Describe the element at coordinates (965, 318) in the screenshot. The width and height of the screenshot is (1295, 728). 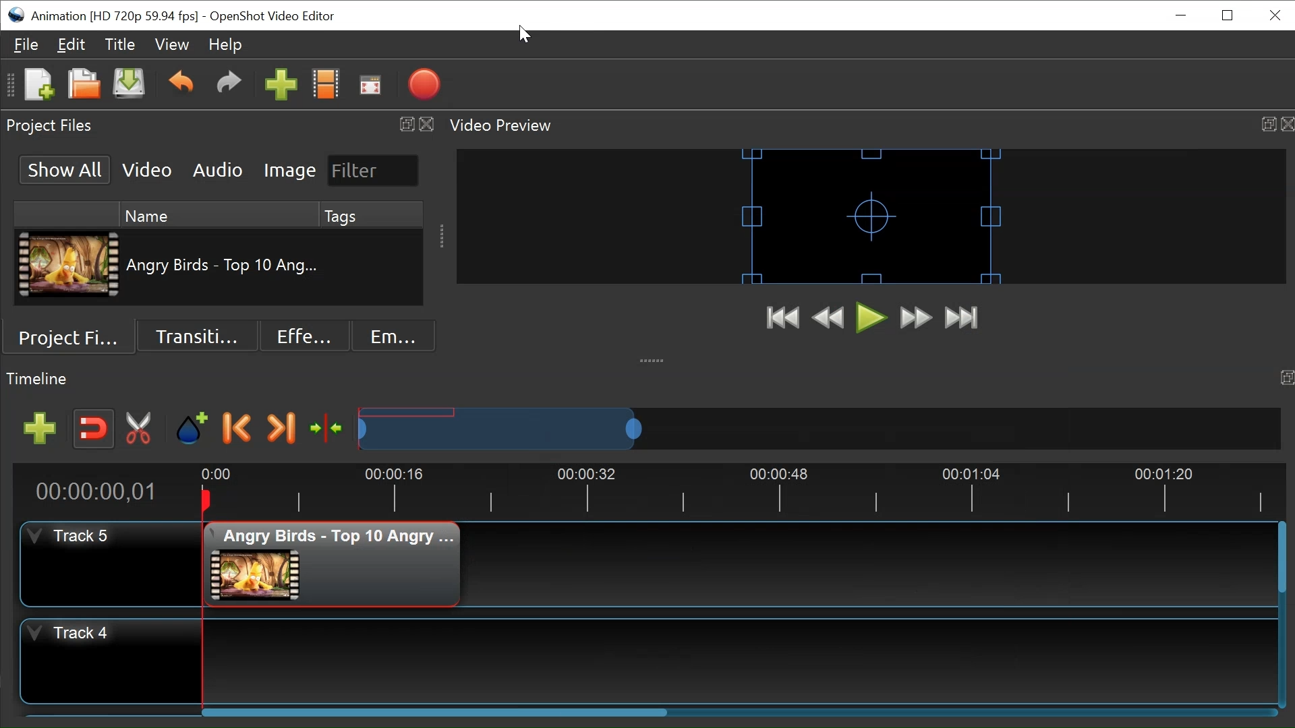
I see `Jump to End` at that location.